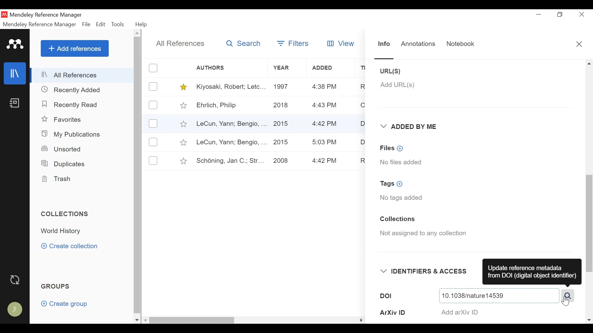  Describe the element at coordinates (57, 287) in the screenshot. I see `Groups` at that location.